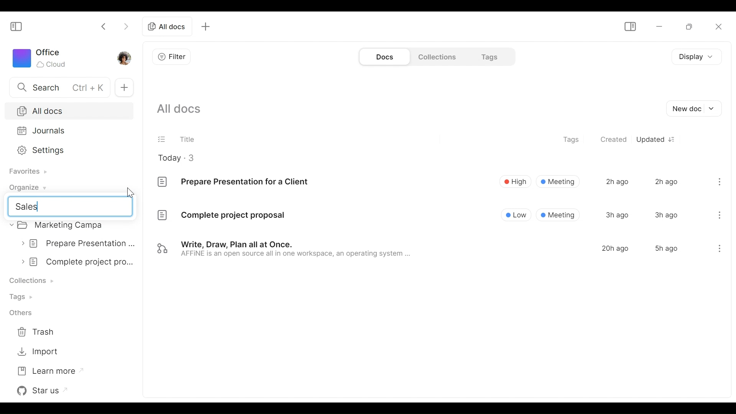 The height and width of the screenshot is (414, 736). What do you see at coordinates (167, 27) in the screenshot?
I see `all docs` at bounding box center [167, 27].